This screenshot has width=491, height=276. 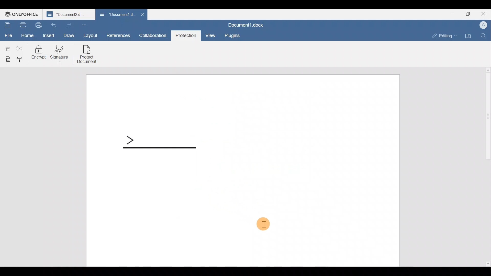 What do you see at coordinates (186, 36) in the screenshot?
I see `Protection` at bounding box center [186, 36].